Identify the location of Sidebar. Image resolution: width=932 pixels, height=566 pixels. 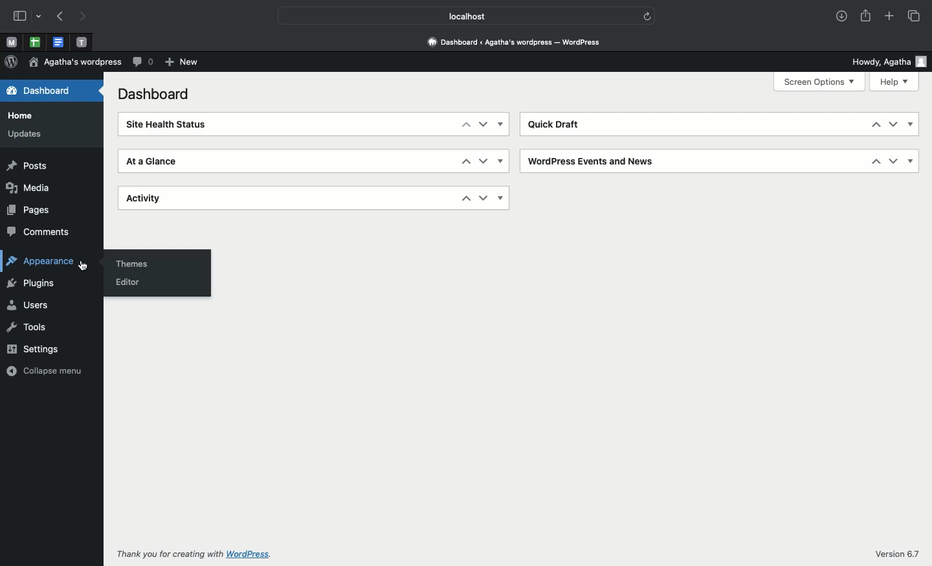
(19, 16).